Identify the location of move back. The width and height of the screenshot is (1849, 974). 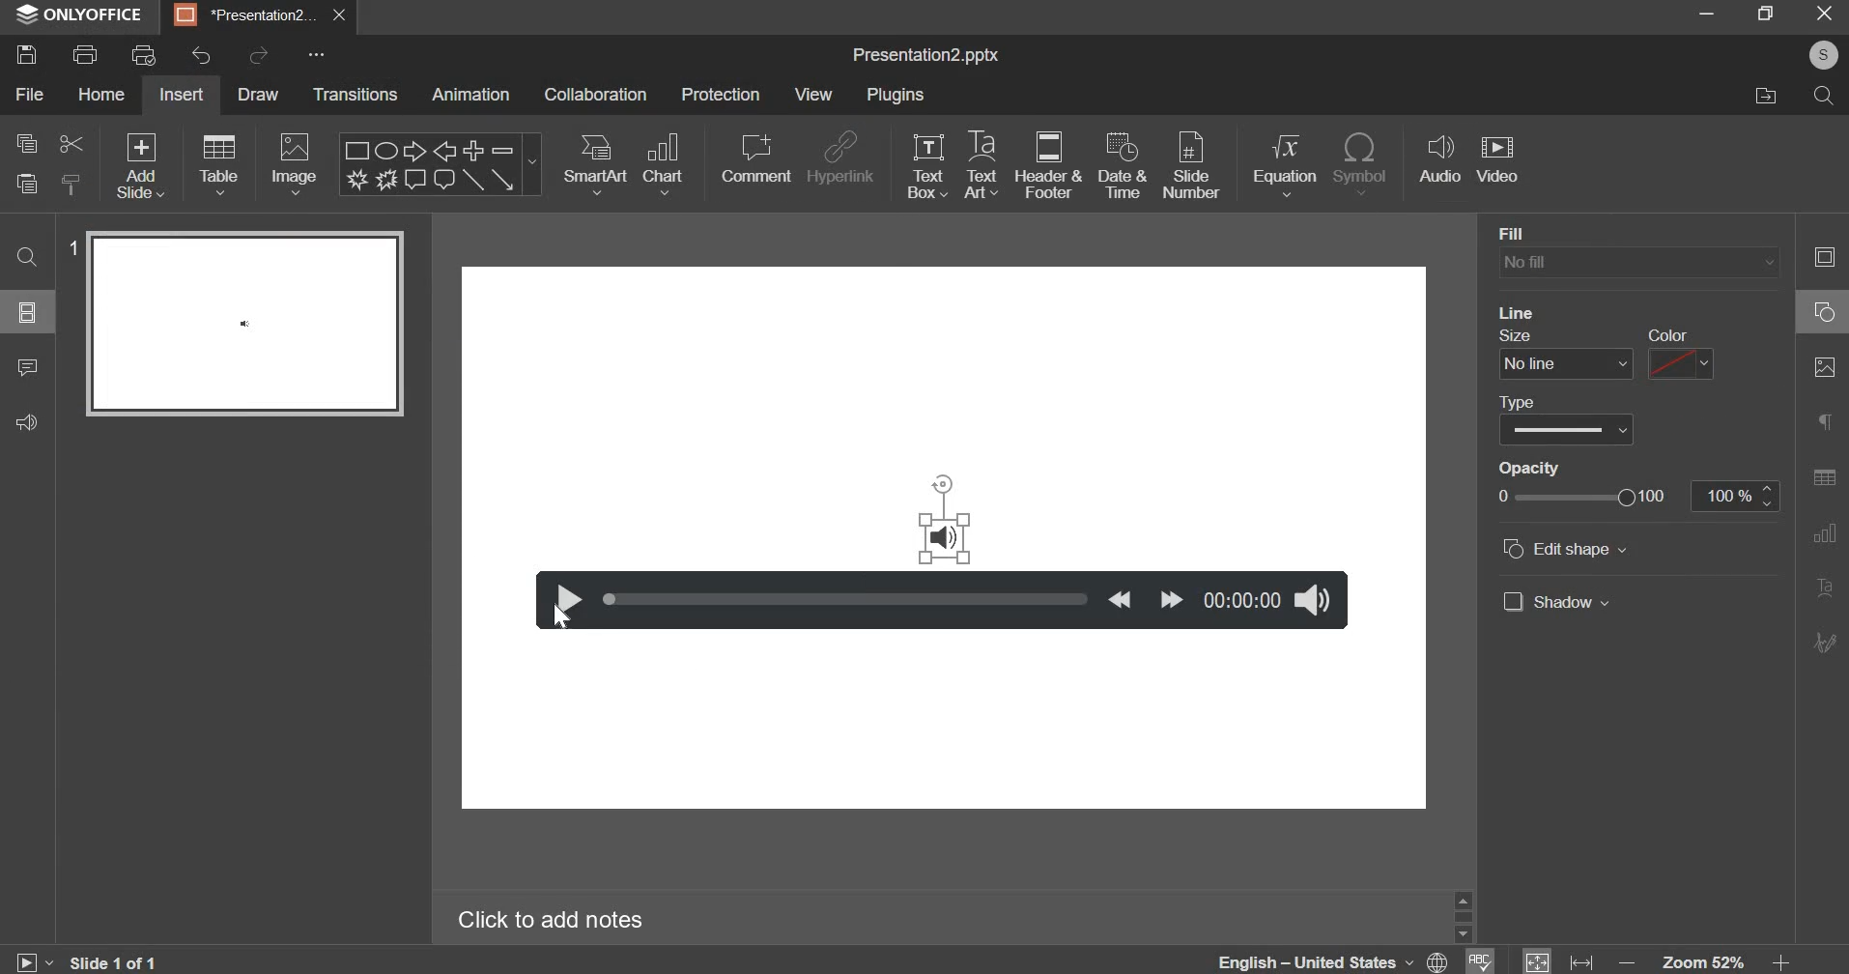
(1120, 599).